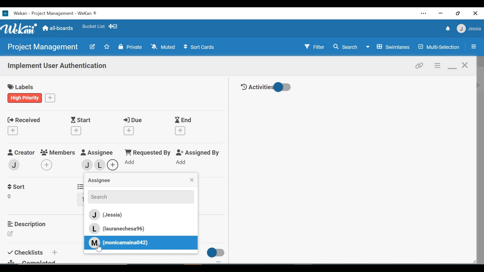 The height and width of the screenshot is (272, 484). I want to click on Create Start Date, so click(76, 131).